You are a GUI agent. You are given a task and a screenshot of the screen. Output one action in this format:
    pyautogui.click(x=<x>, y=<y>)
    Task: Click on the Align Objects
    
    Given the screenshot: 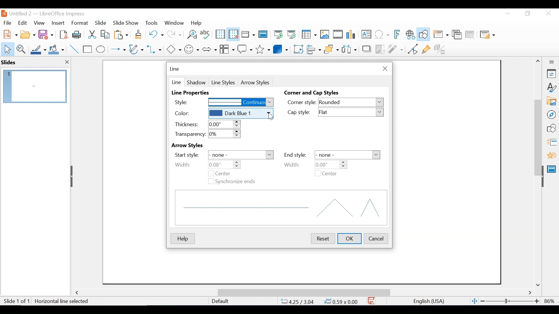 What is the action you would take?
    pyautogui.click(x=313, y=49)
    